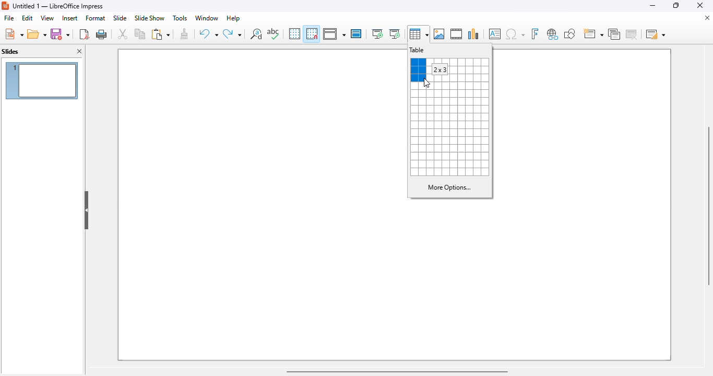 This screenshot has height=376, width=713. Describe the element at coordinates (140, 33) in the screenshot. I see `copy` at that location.